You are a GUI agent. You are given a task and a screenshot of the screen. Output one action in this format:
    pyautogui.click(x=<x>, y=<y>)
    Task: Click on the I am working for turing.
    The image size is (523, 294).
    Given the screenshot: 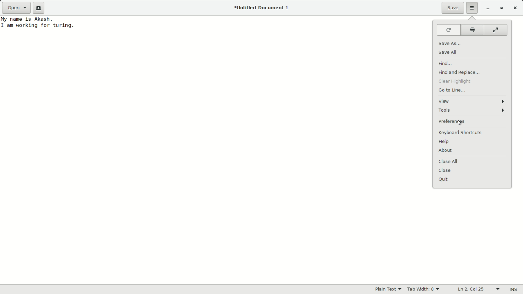 What is the action you would take?
    pyautogui.click(x=39, y=26)
    